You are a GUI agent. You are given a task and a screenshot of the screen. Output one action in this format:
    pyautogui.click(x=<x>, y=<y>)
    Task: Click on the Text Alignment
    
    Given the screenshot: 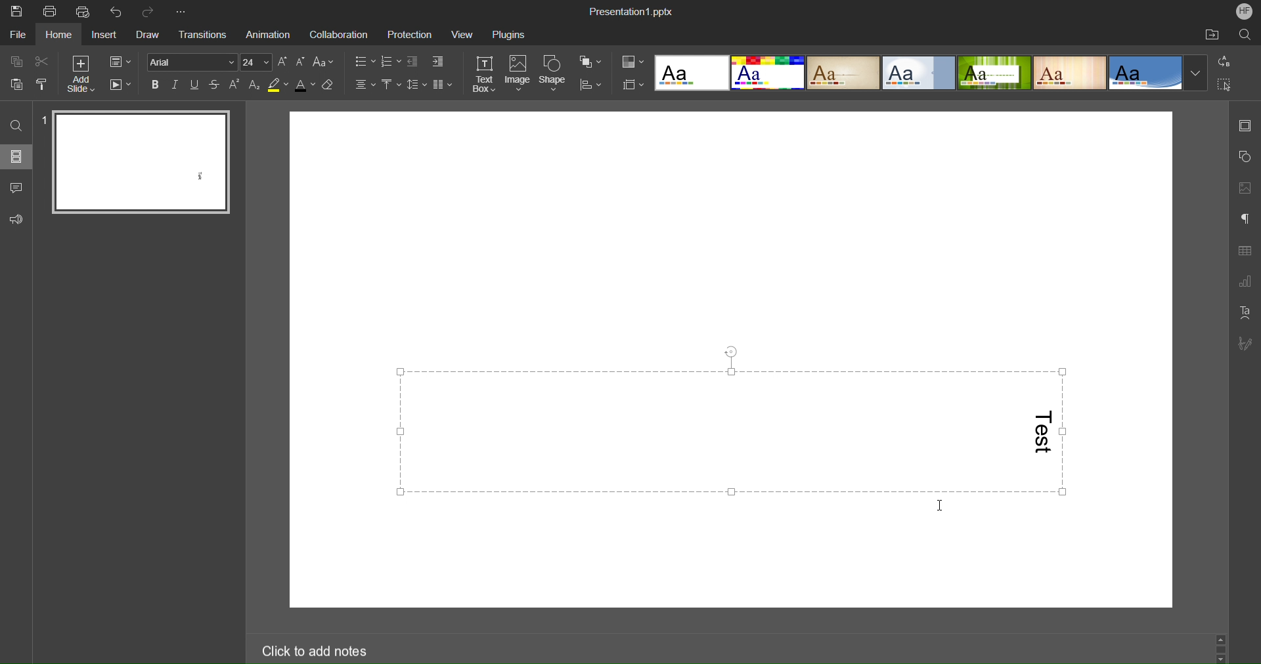 What is the action you would take?
    pyautogui.click(x=364, y=85)
    